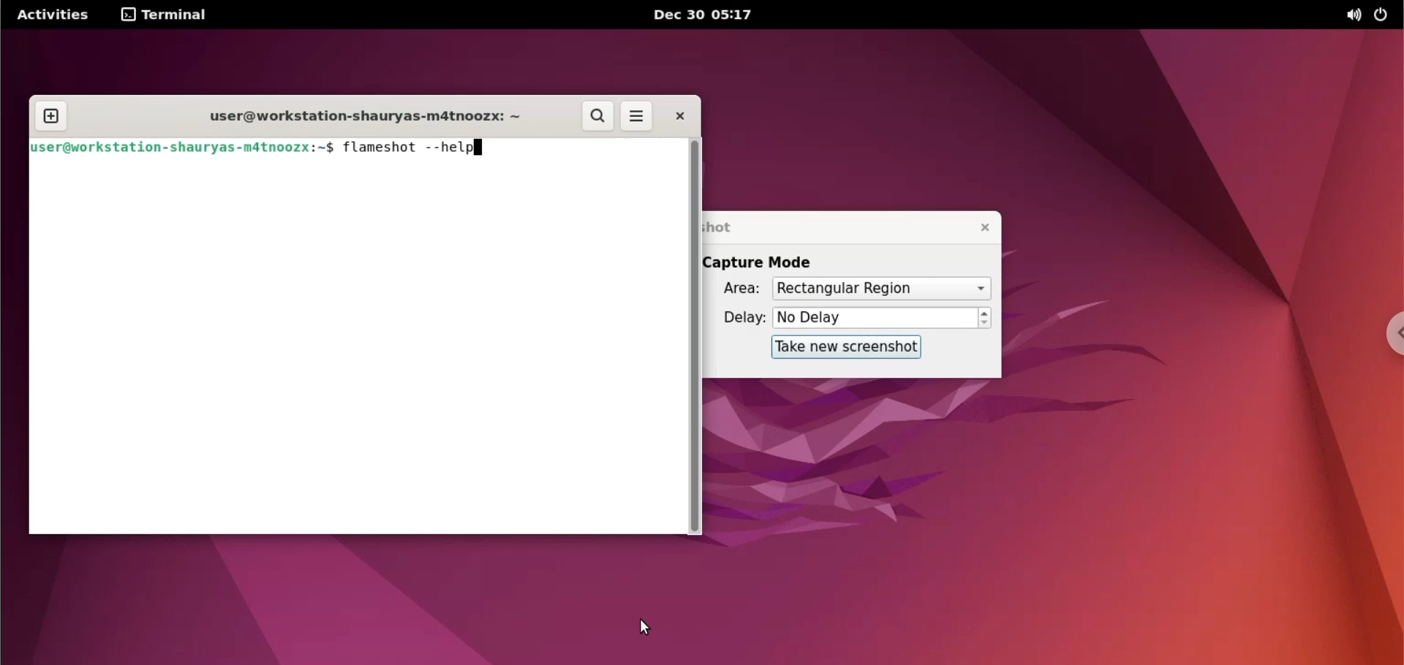 The width and height of the screenshot is (1404, 665). What do you see at coordinates (985, 319) in the screenshot?
I see `increment or decrement delay` at bounding box center [985, 319].